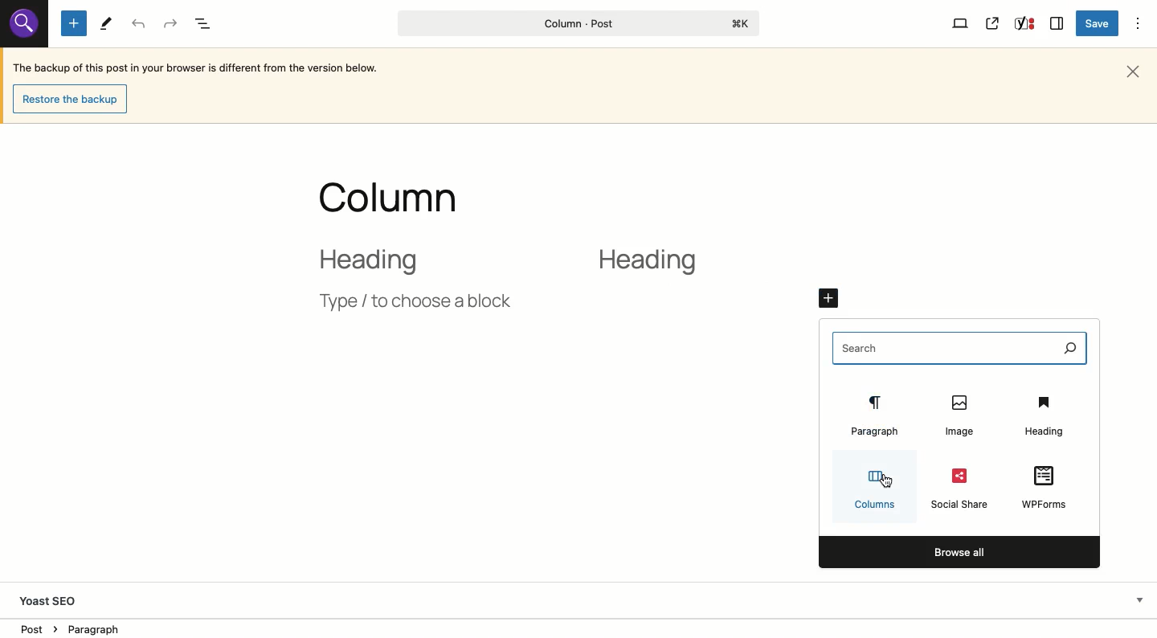 The height and width of the screenshot is (638, 1157). Describe the element at coordinates (878, 487) in the screenshot. I see `Columns` at that location.